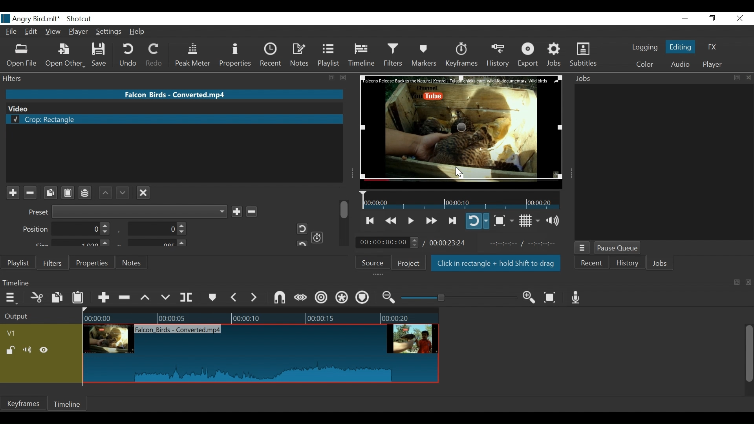 This screenshot has height=424, width=754. What do you see at coordinates (236, 56) in the screenshot?
I see `Properties` at bounding box center [236, 56].